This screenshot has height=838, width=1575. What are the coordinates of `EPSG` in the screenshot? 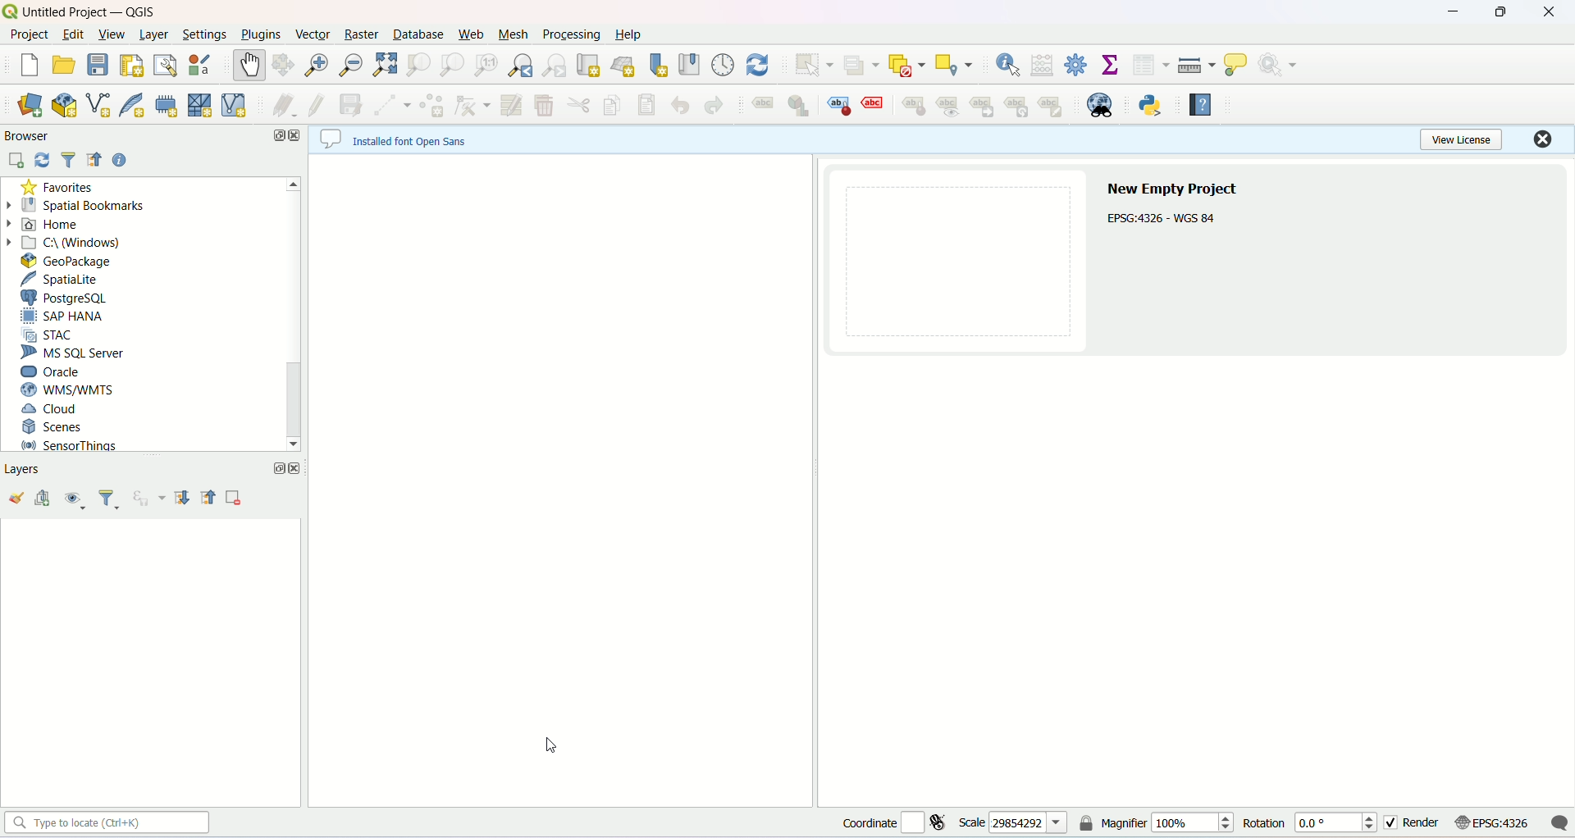 It's located at (1494, 825).